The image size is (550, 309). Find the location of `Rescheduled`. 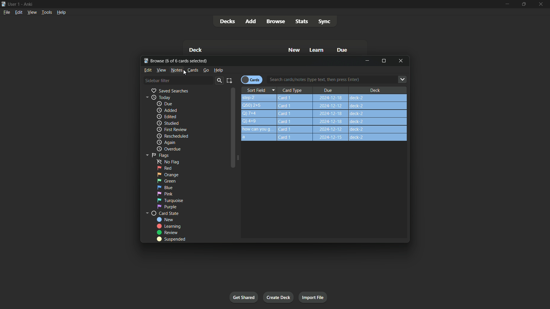

Rescheduled is located at coordinates (172, 136).